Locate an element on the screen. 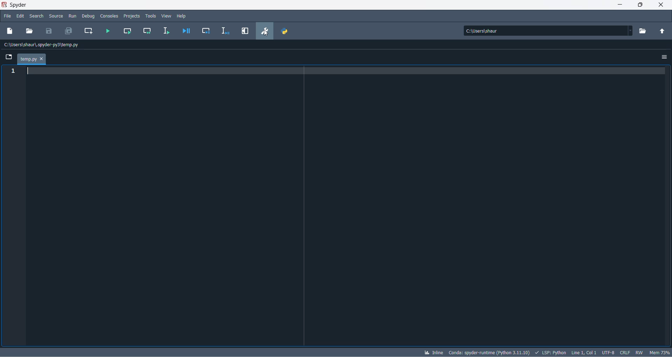 Image resolution: width=672 pixels, height=357 pixels. working directory is located at coordinates (644, 31).